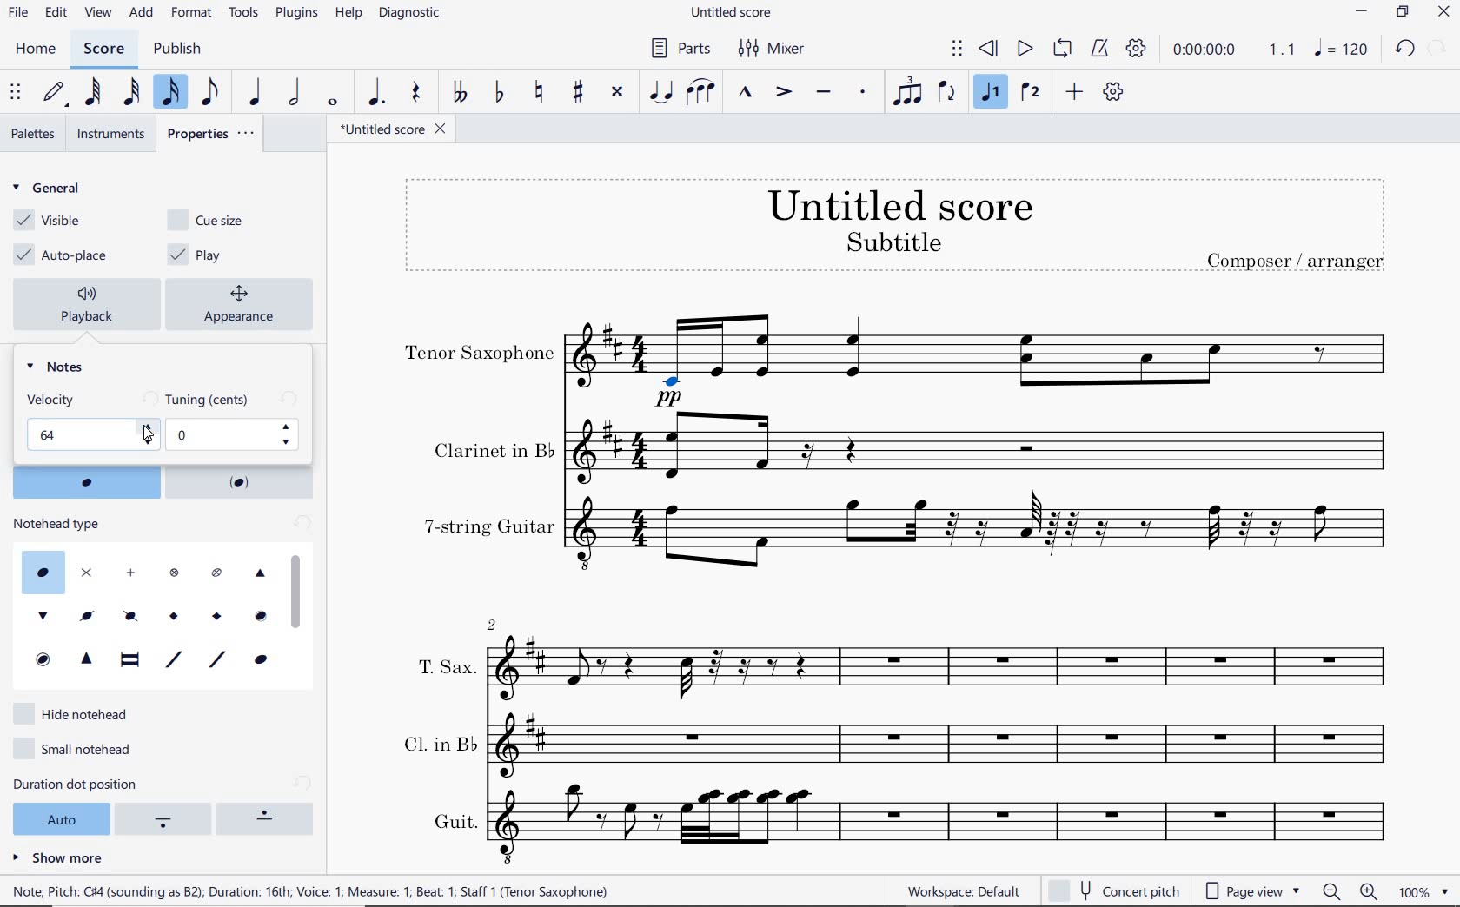 The image size is (1460, 907). I want to click on 32ND NOTE, so click(130, 93).